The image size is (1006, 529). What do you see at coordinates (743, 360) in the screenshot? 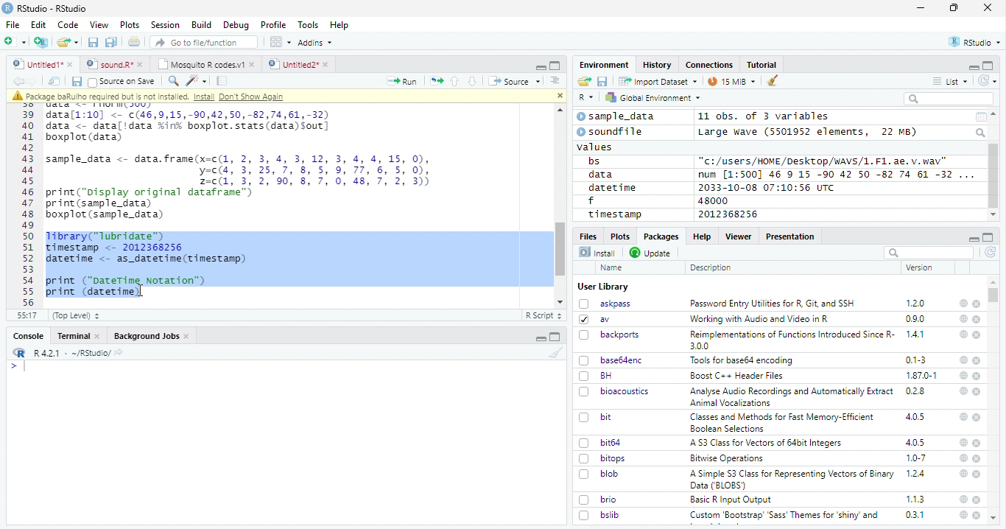
I see `Tools for baseb4 encoding` at bounding box center [743, 360].